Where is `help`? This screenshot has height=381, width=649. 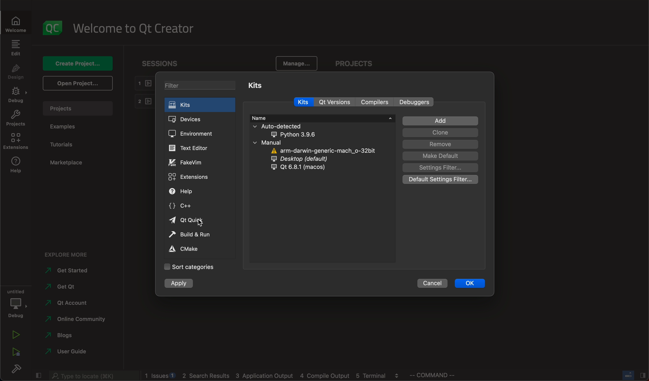
help is located at coordinates (16, 166).